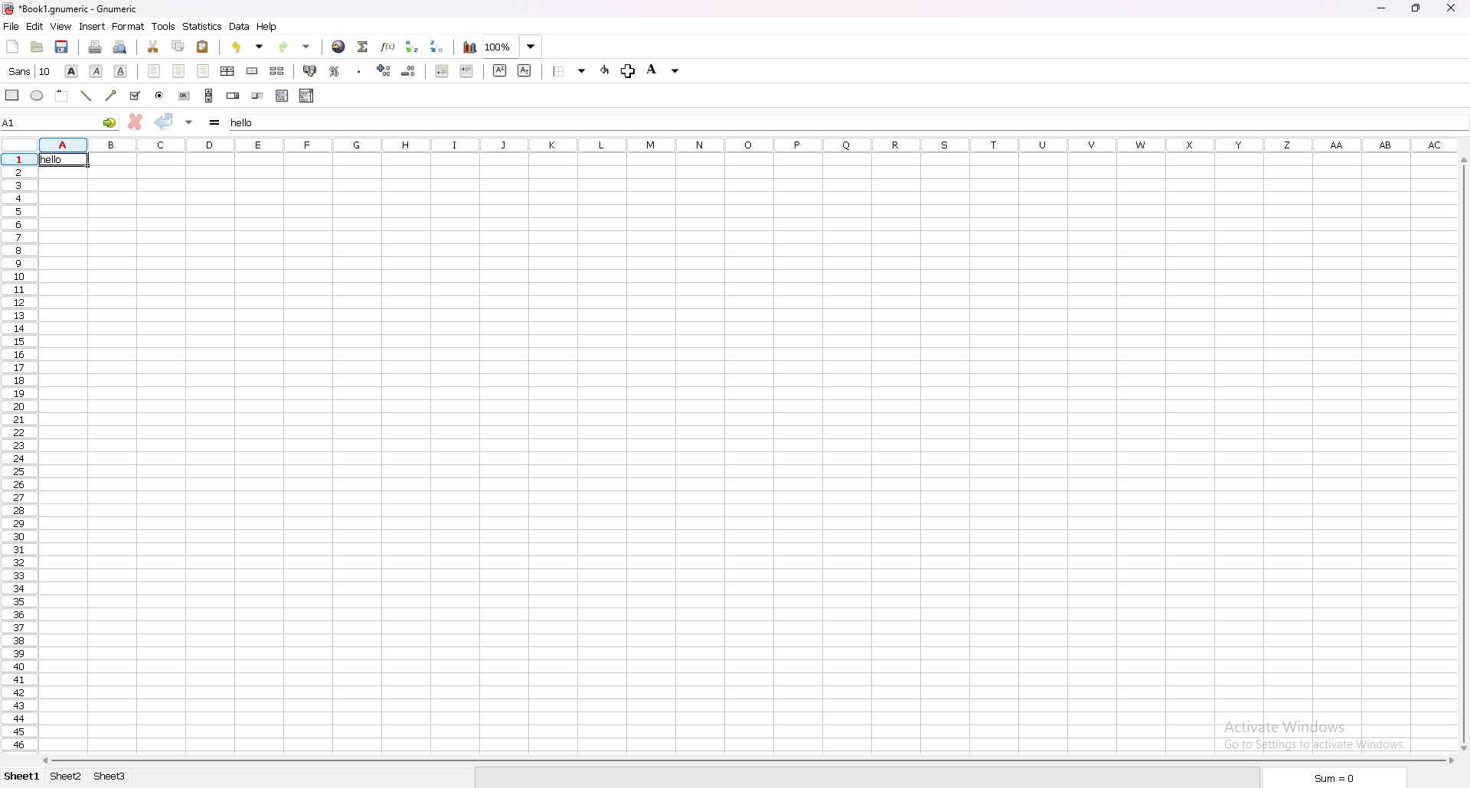 The width and height of the screenshot is (1470, 788). Describe the element at coordinates (23, 777) in the screenshot. I see `sheet 1` at that location.